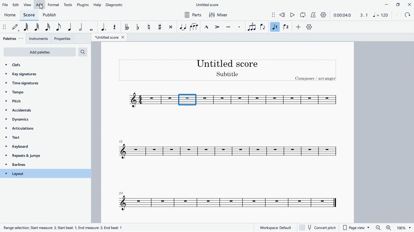 This screenshot has width=414, height=232. I want to click on 16th note, so click(48, 27).